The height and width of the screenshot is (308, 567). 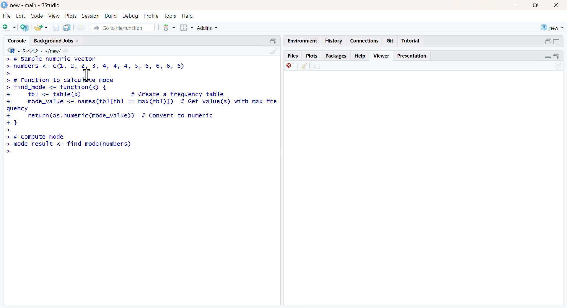 I want to click on grid, so click(x=187, y=27).